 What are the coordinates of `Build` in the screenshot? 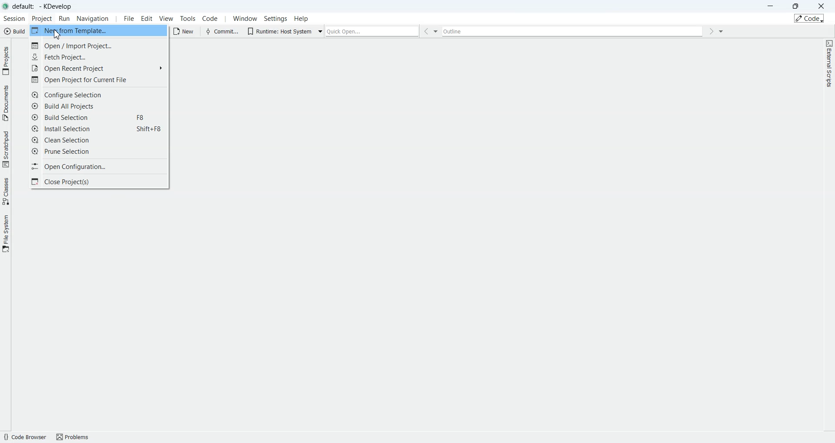 It's located at (14, 31).